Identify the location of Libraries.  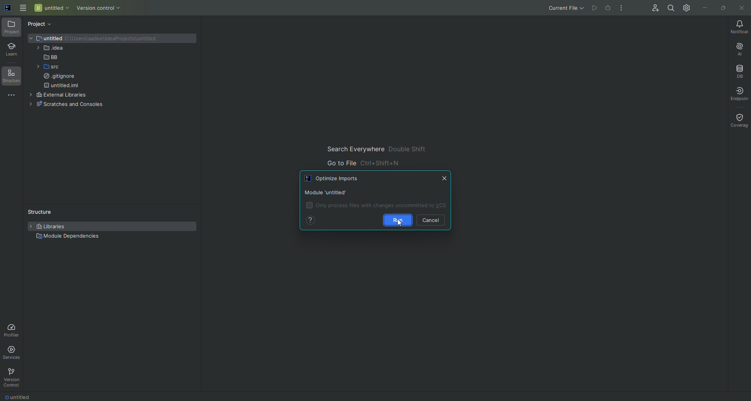
(50, 227).